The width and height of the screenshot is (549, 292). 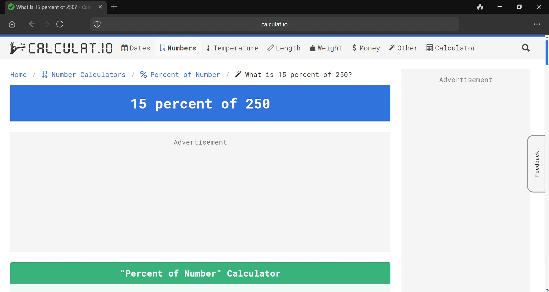 I want to click on CALCULAT.IC, so click(x=70, y=48).